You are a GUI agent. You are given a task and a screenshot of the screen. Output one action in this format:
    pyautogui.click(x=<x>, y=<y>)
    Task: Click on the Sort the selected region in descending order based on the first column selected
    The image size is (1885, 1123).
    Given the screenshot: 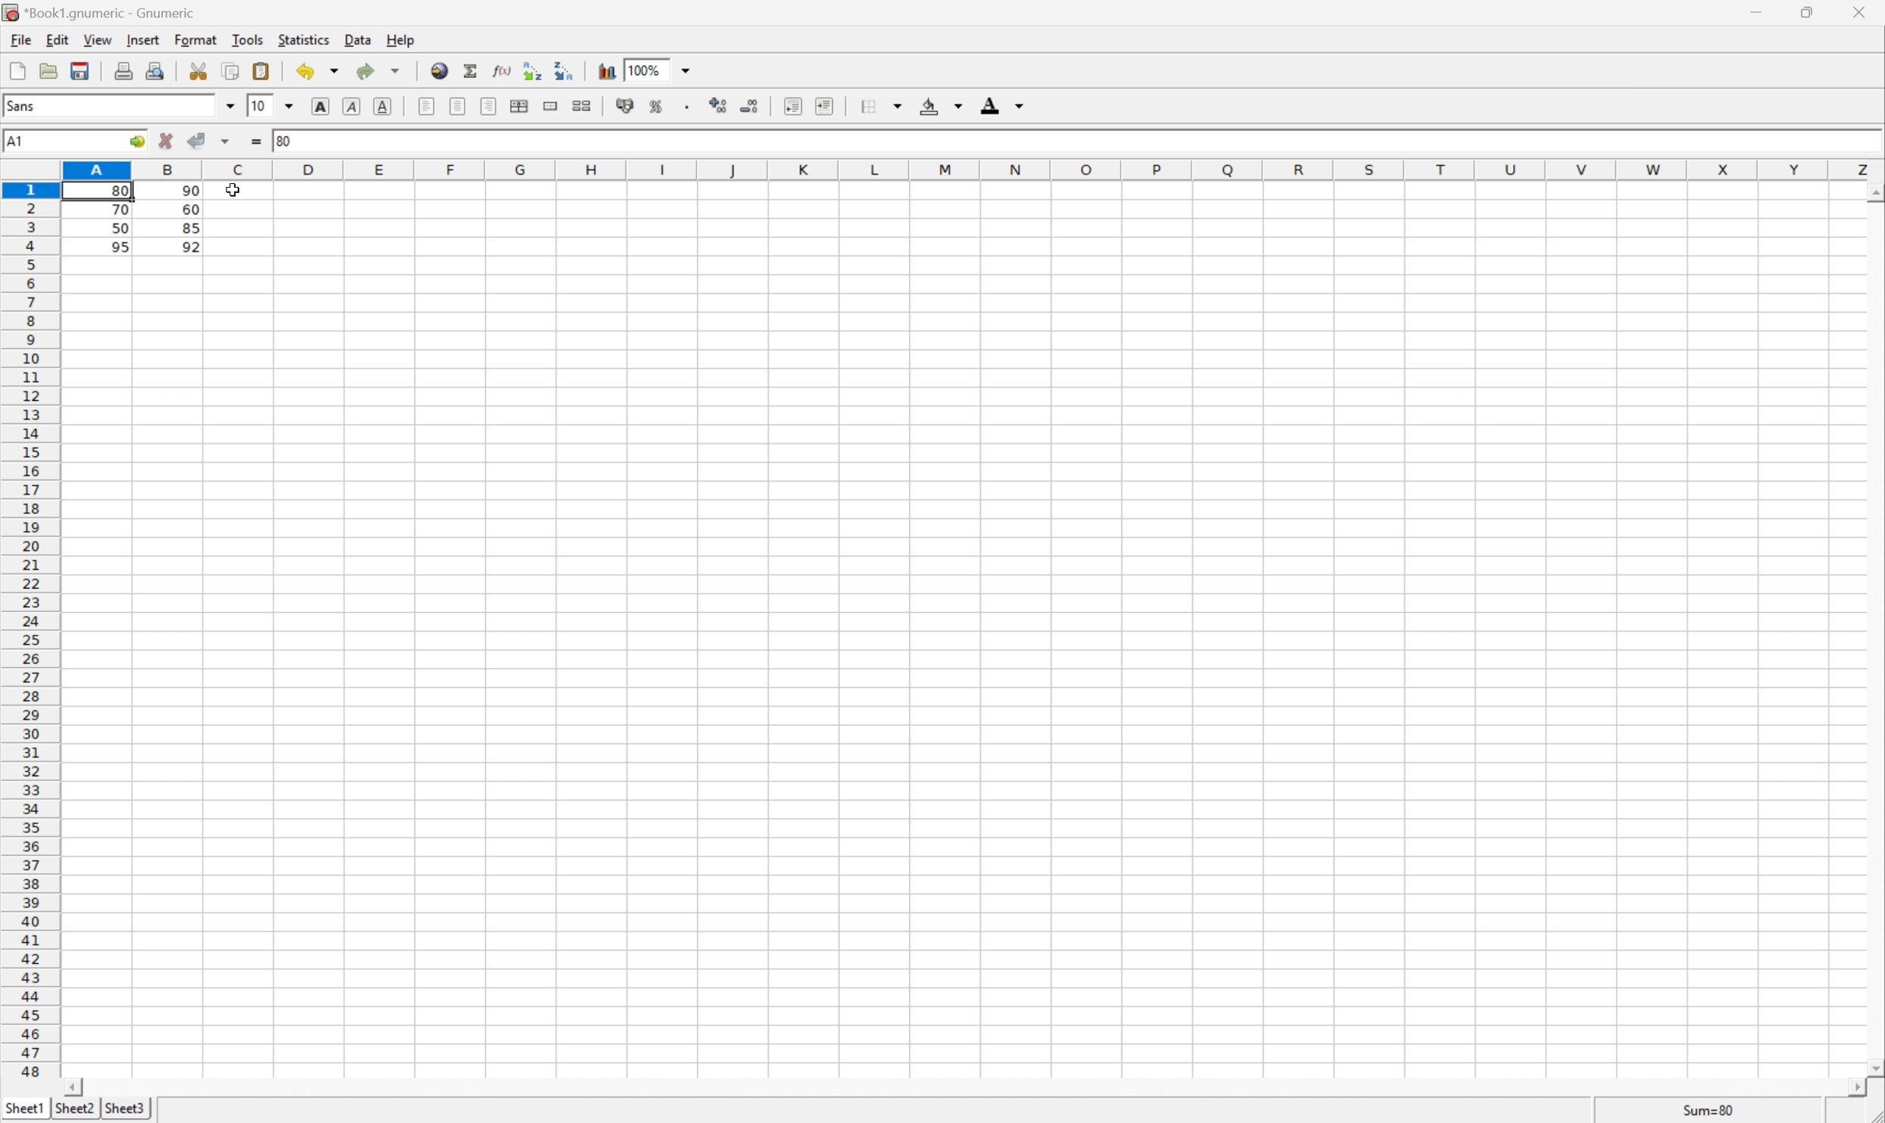 What is the action you would take?
    pyautogui.click(x=567, y=73)
    